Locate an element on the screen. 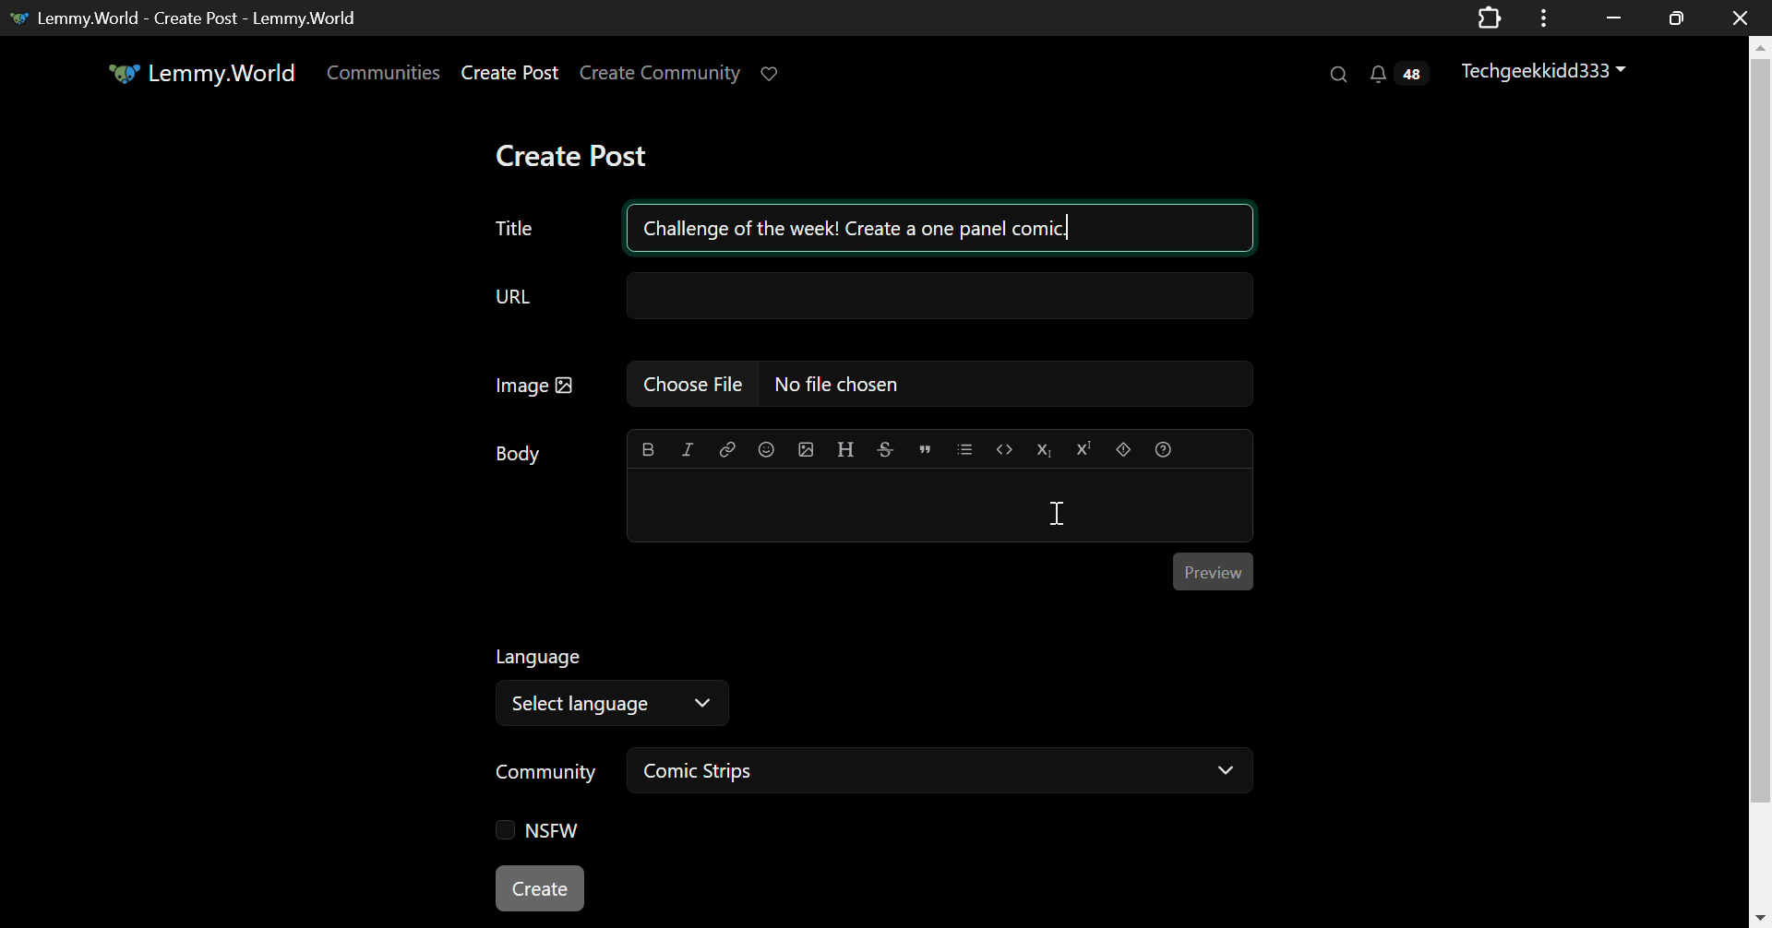 The height and width of the screenshot is (928, 1772). Superscript is located at coordinates (1084, 448).